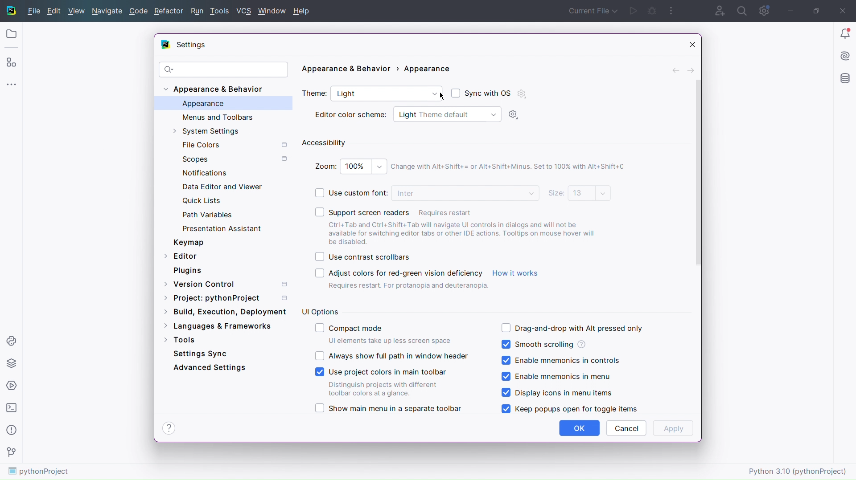 This screenshot has height=480, width=856. I want to click on Appearance & Behavior, so click(217, 89).